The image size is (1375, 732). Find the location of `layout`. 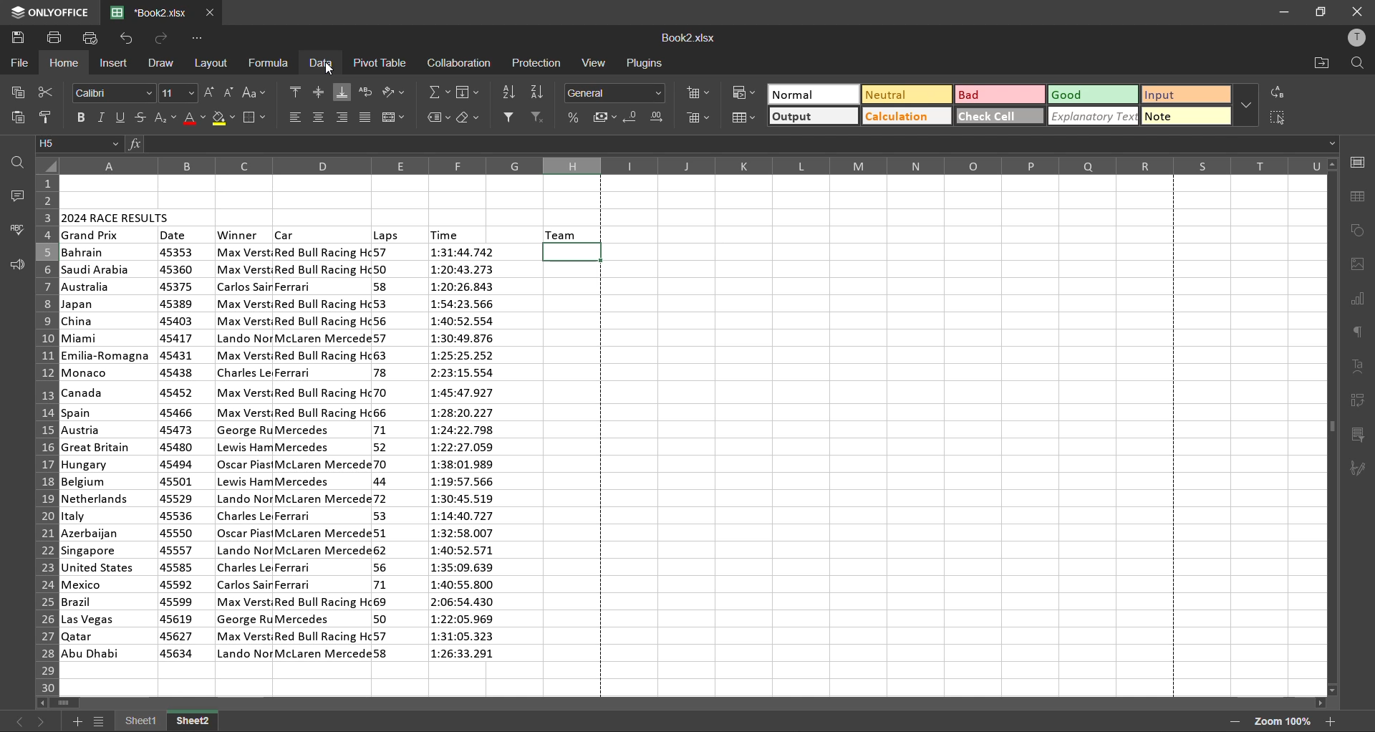

layout is located at coordinates (213, 64).